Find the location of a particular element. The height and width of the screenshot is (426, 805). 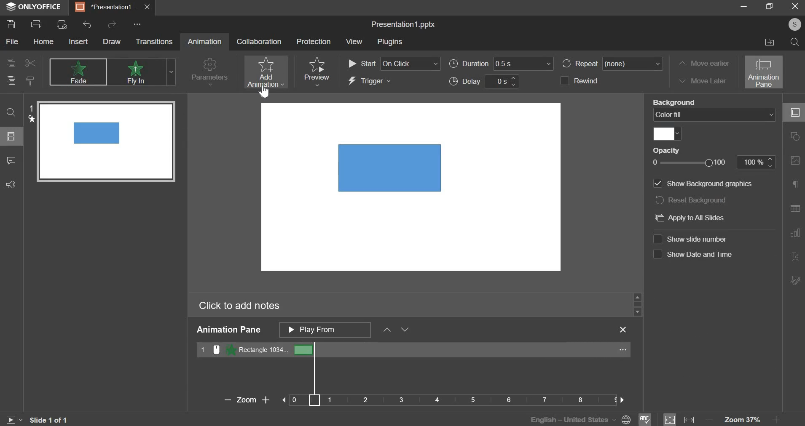

Slide Transition is located at coordinates (795, 231).